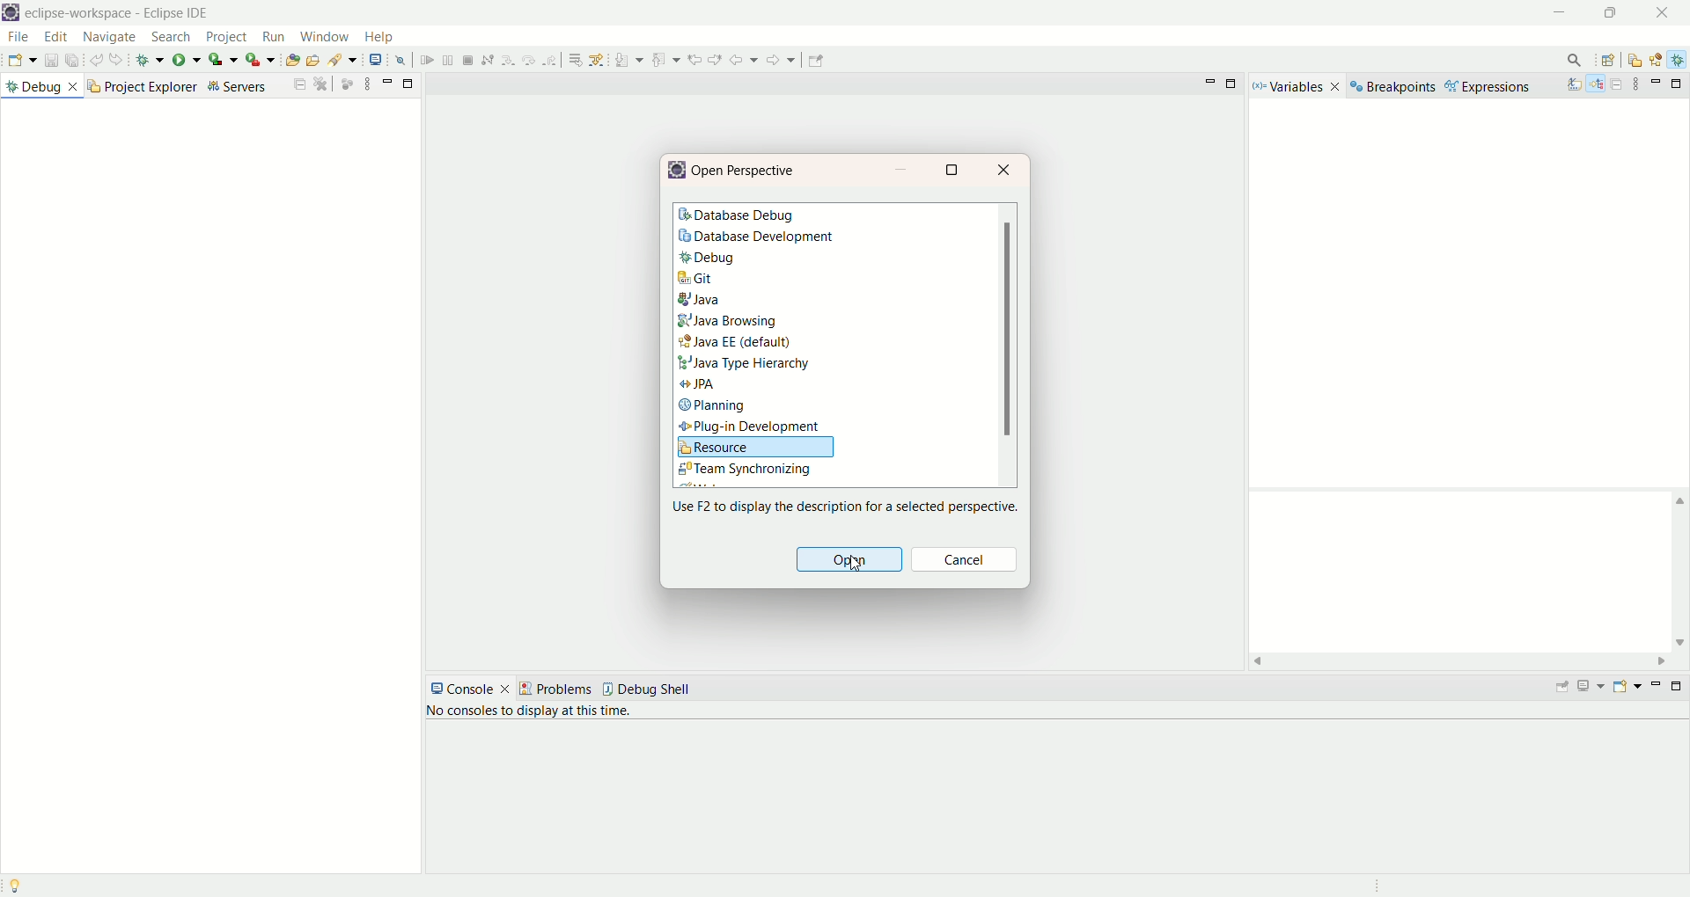 The width and height of the screenshot is (1690, 897). What do you see at coordinates (258, 60) in the screenshot?
I see `run last tool` at bounding box center [258, 60].